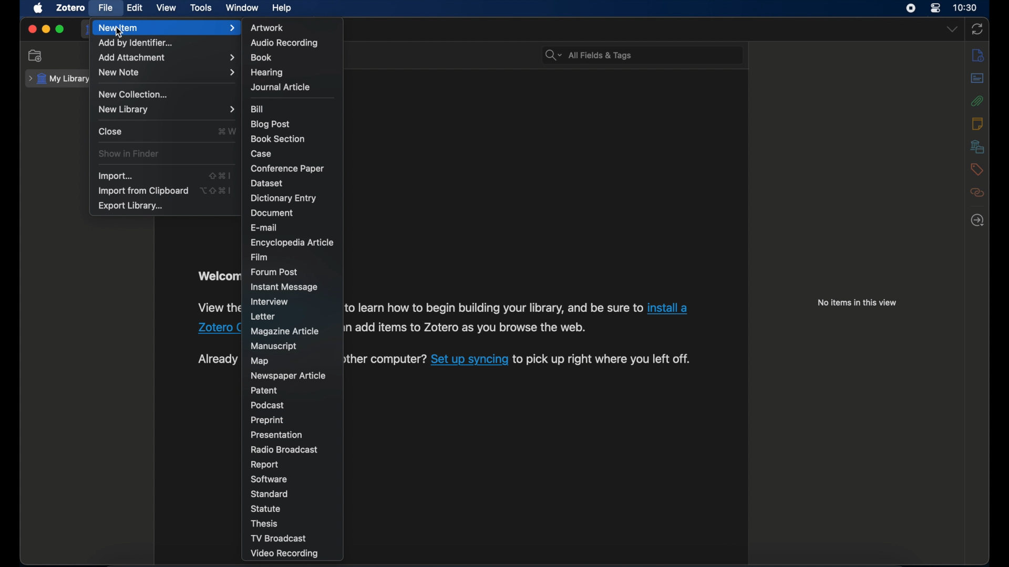 The height and width of the screenshot is (567, 1009). Describe the element at coordinates (293, 243) in the screenshot. I see `encyclopedia article` at that location.